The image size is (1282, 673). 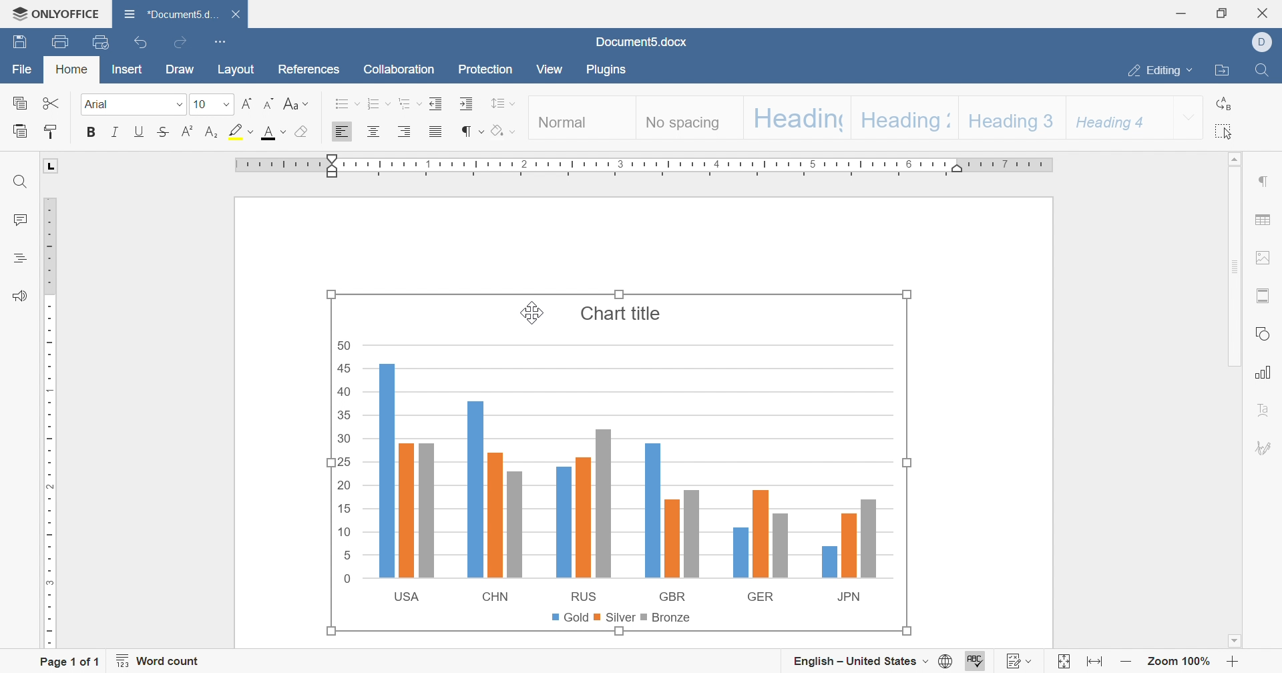 I want to click on italic, so click(x=114, y=132).